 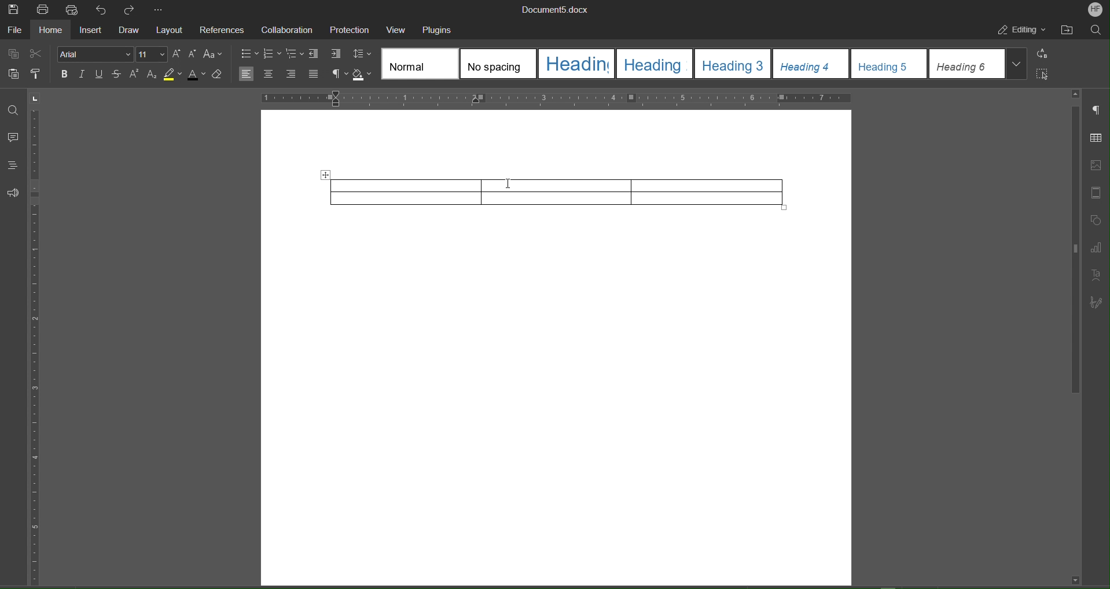 I want to click on Vertical Ruler, so click(x=36, y=346).